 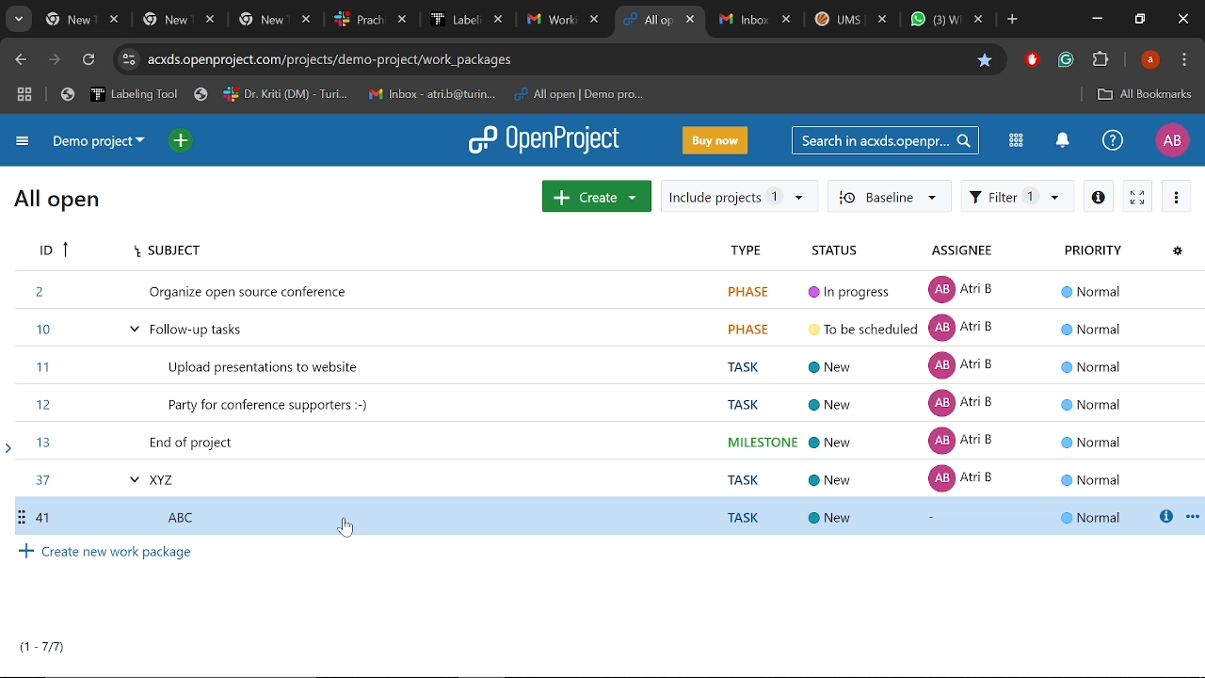 I want to click on Search tabs, so click(x=17, y=20).